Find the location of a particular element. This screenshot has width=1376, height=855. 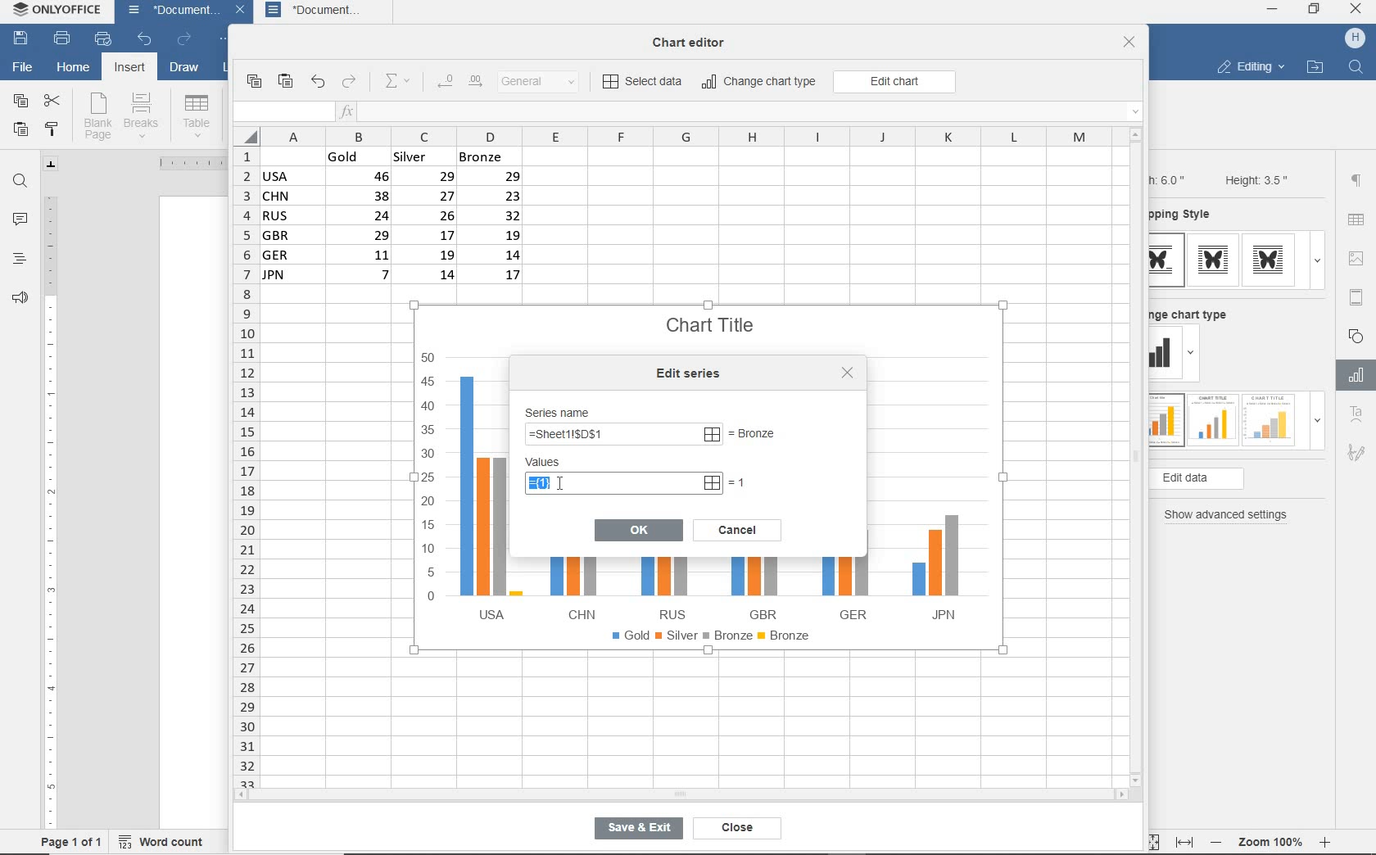

show advanced settings is located at coordinates (1230, 515).